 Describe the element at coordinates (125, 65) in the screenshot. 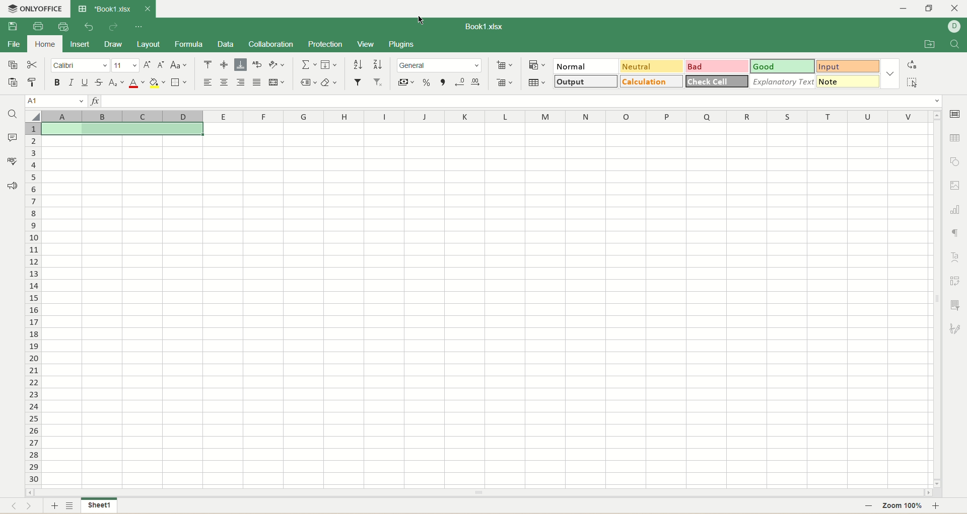

I see `font size` at that location.